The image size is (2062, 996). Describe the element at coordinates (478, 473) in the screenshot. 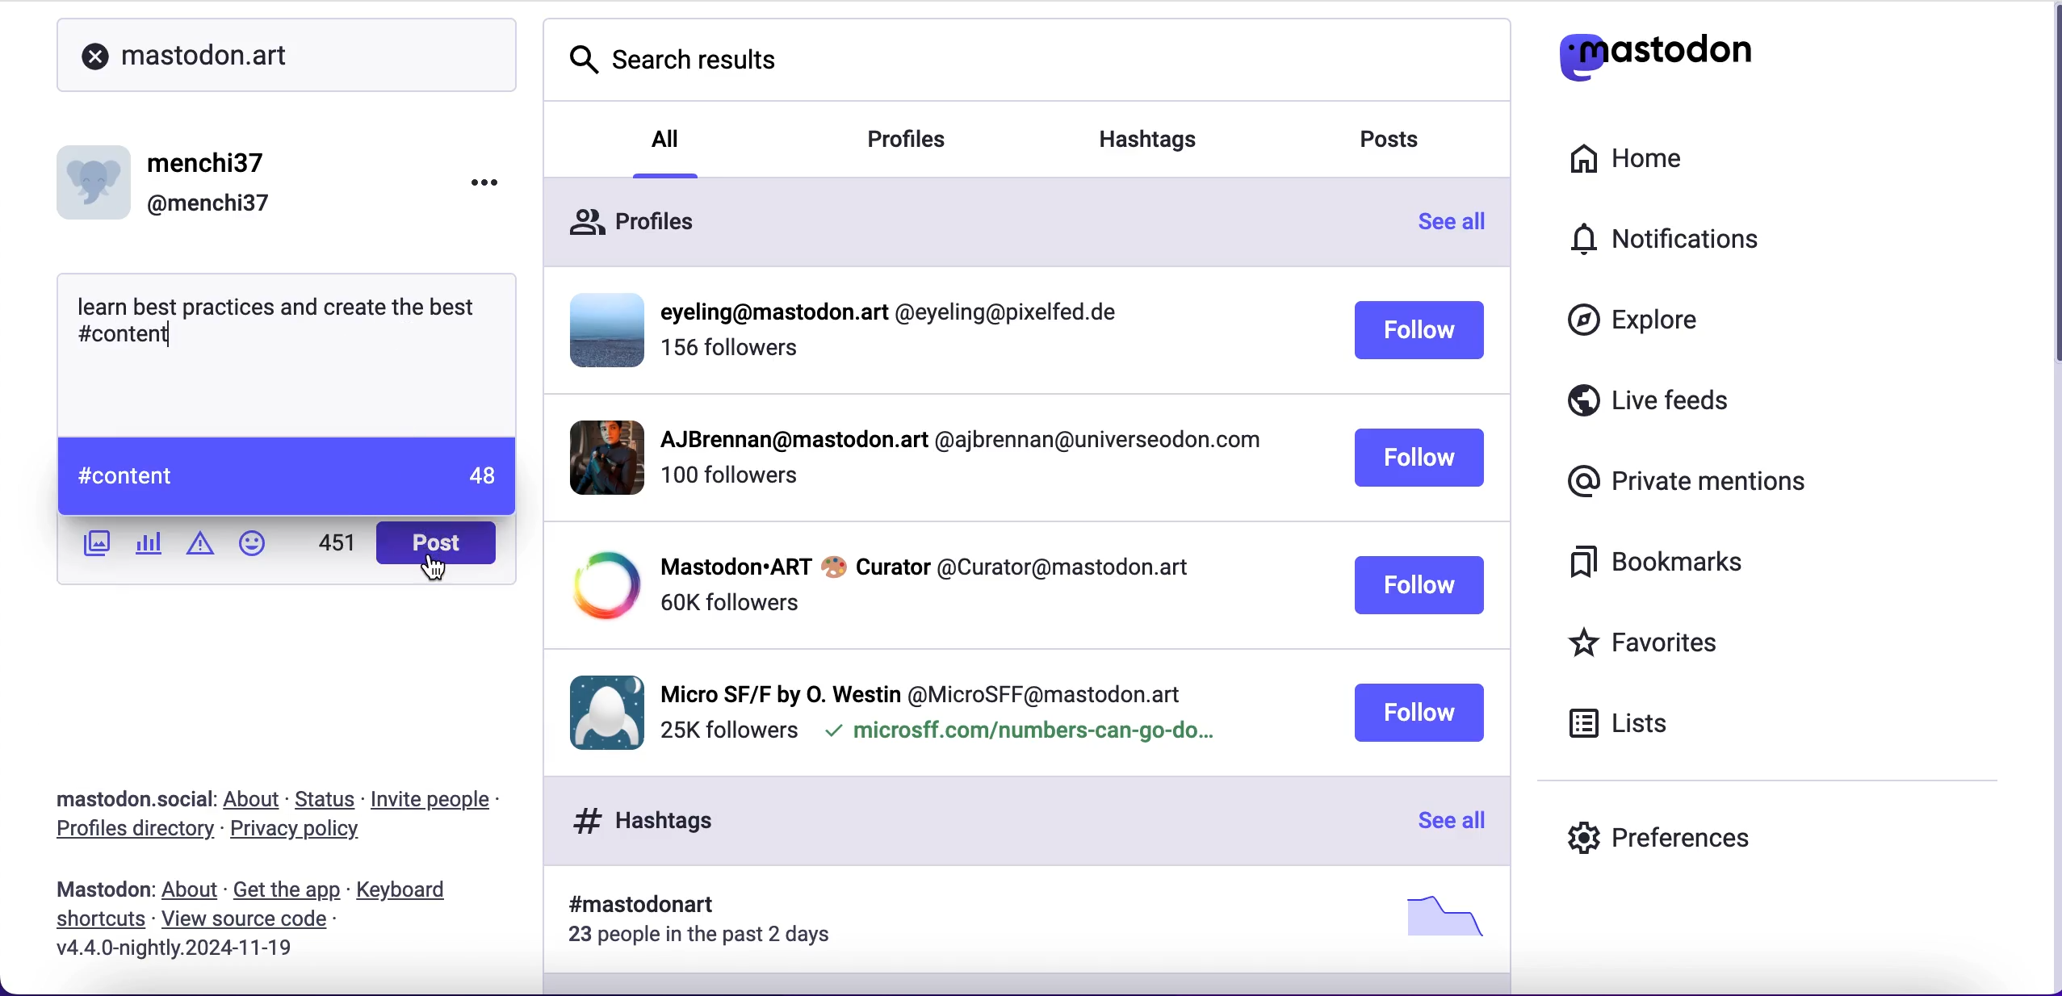

I see `48` at that location.